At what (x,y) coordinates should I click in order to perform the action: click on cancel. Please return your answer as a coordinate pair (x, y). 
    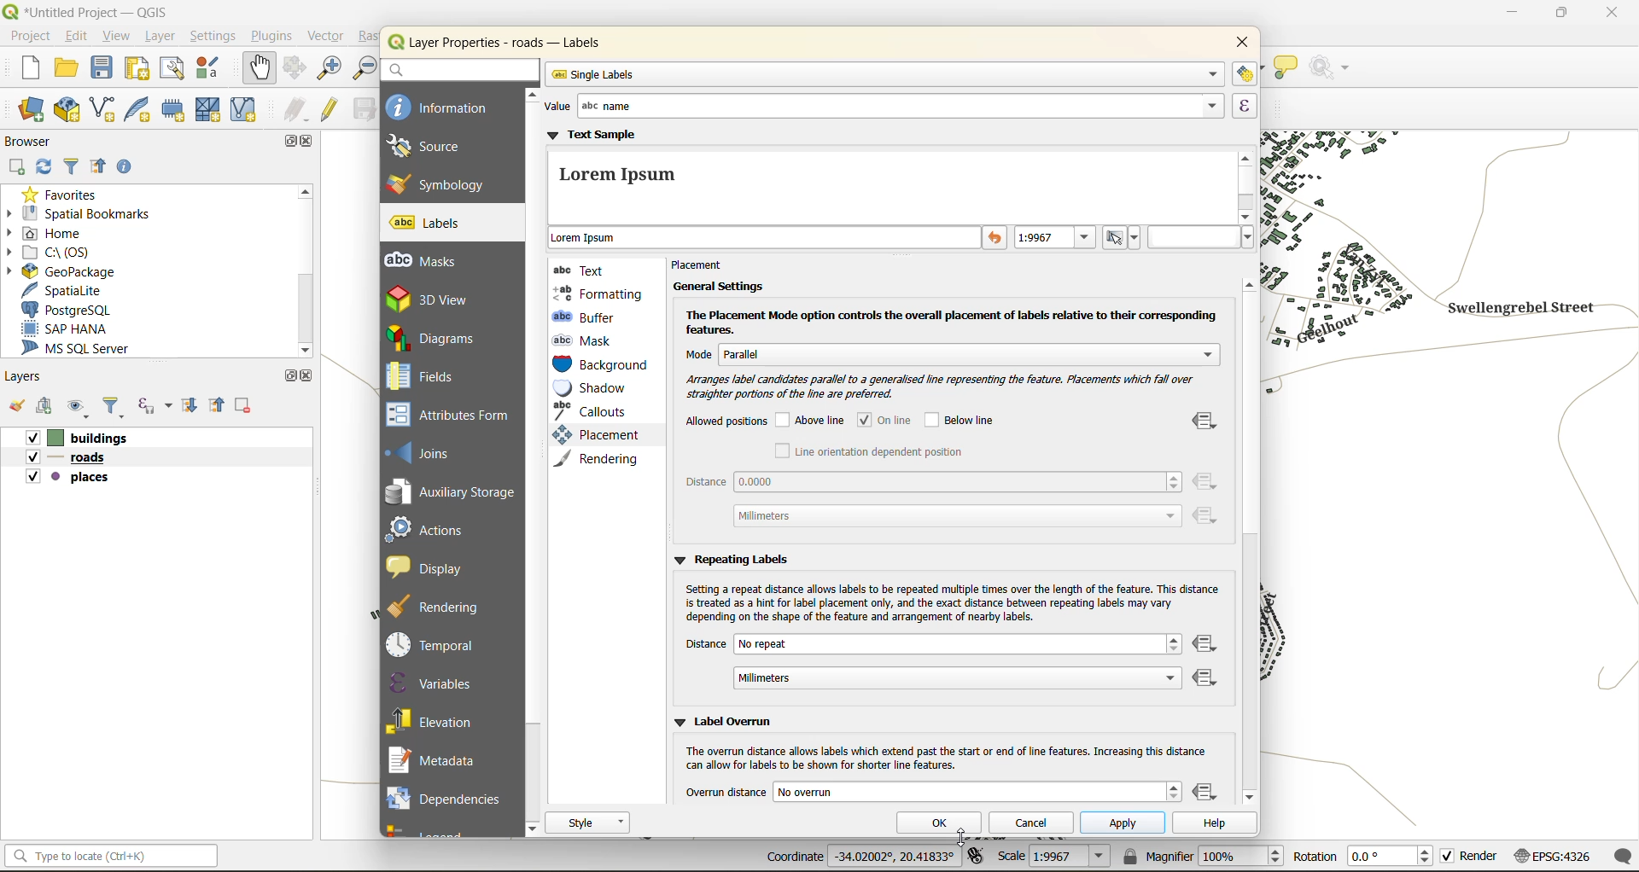
    Looking at the image, I should click on (1035, 822).